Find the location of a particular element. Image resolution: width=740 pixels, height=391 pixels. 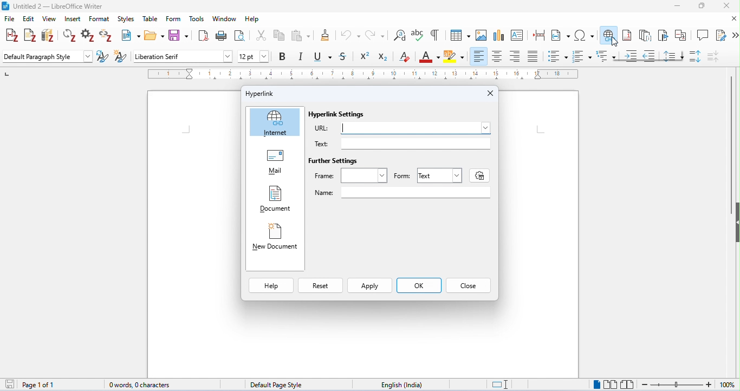

redo is located at coordinates (375, 35).